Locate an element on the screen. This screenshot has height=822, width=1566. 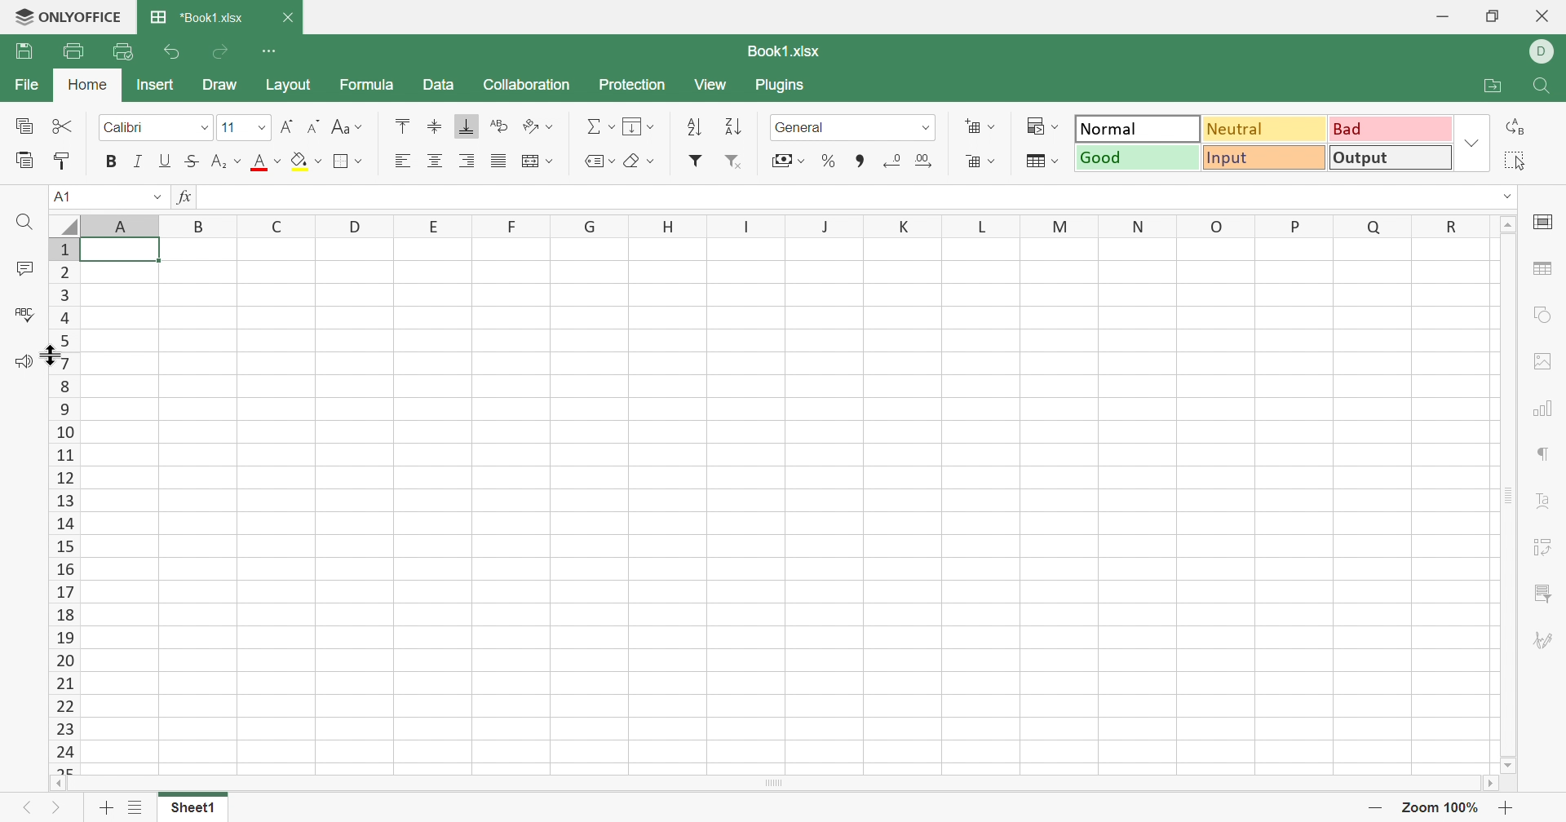
Summation is located at coordinates (598, 125).